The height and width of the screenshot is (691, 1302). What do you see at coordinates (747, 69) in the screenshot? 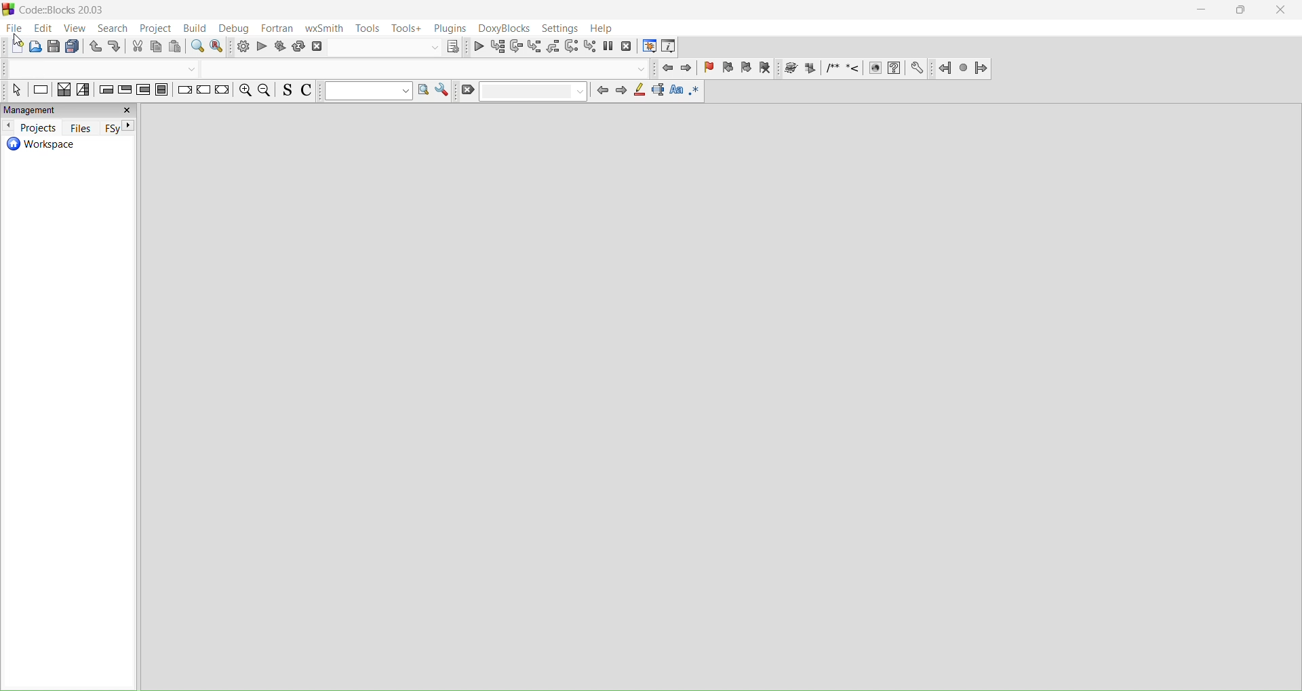
I see `next bookmark` at bounding box center [747, 69].